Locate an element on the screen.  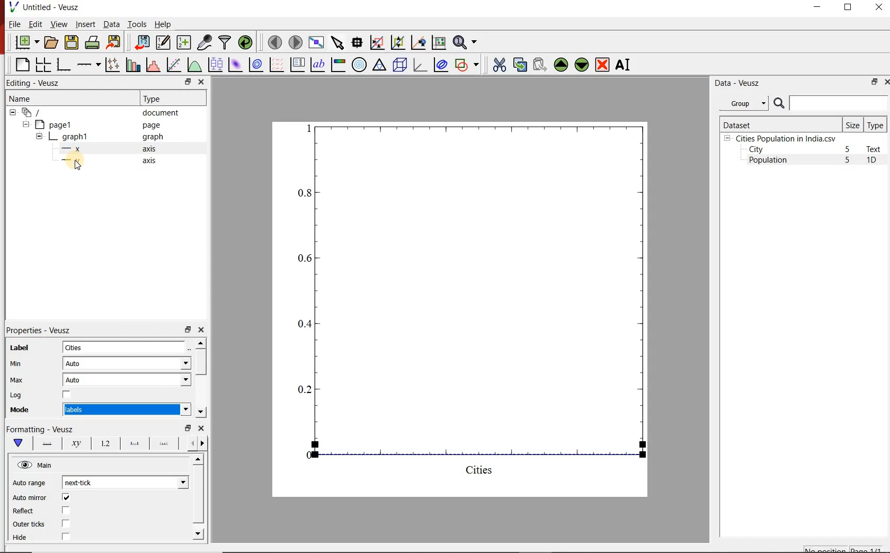
plot a function is located at coordinates (194, 65).